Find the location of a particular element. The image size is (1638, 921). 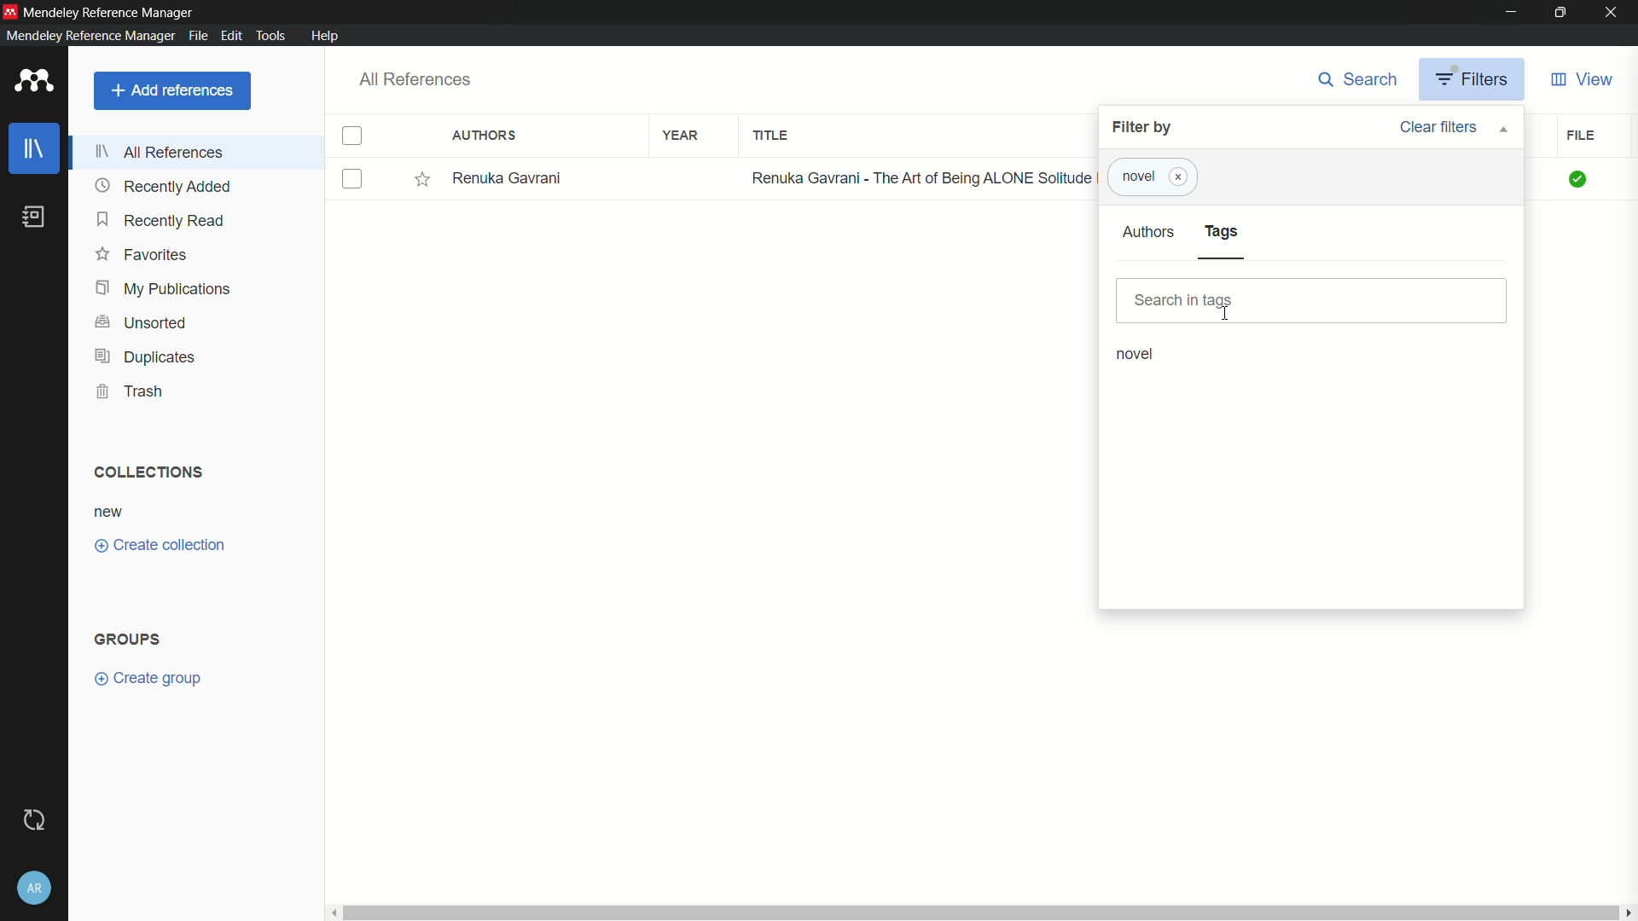

all references is located at coordinates (416, 79).